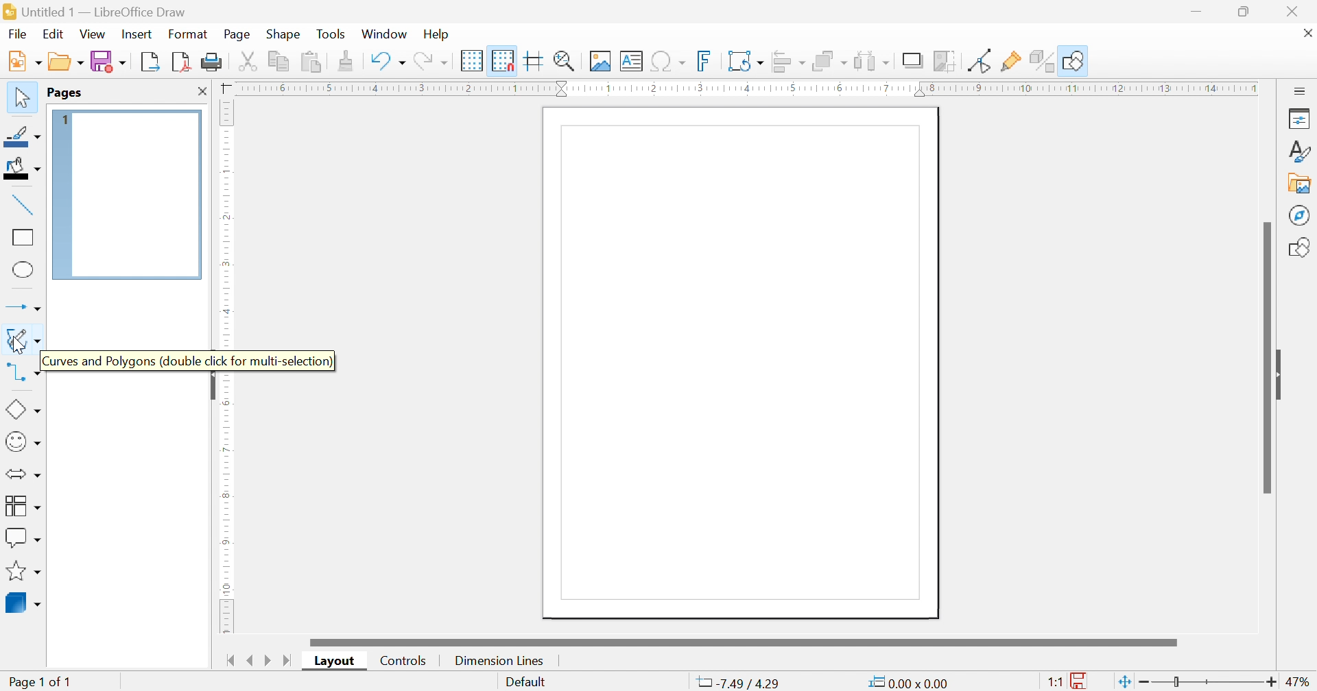  I want to click on show draw function, so click(1073, 61).